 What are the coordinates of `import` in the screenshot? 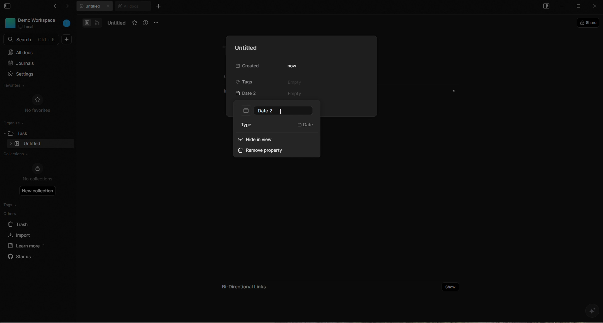 It's located at (20, 234).